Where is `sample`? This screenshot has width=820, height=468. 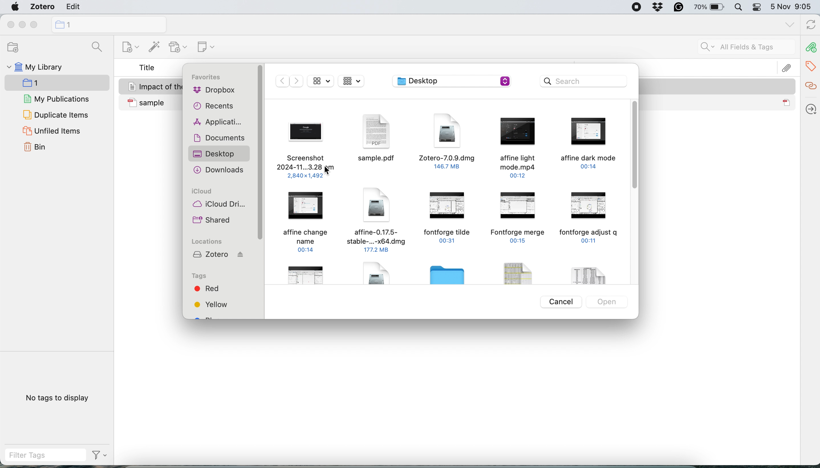
sample is located at coordinates (719, 103).